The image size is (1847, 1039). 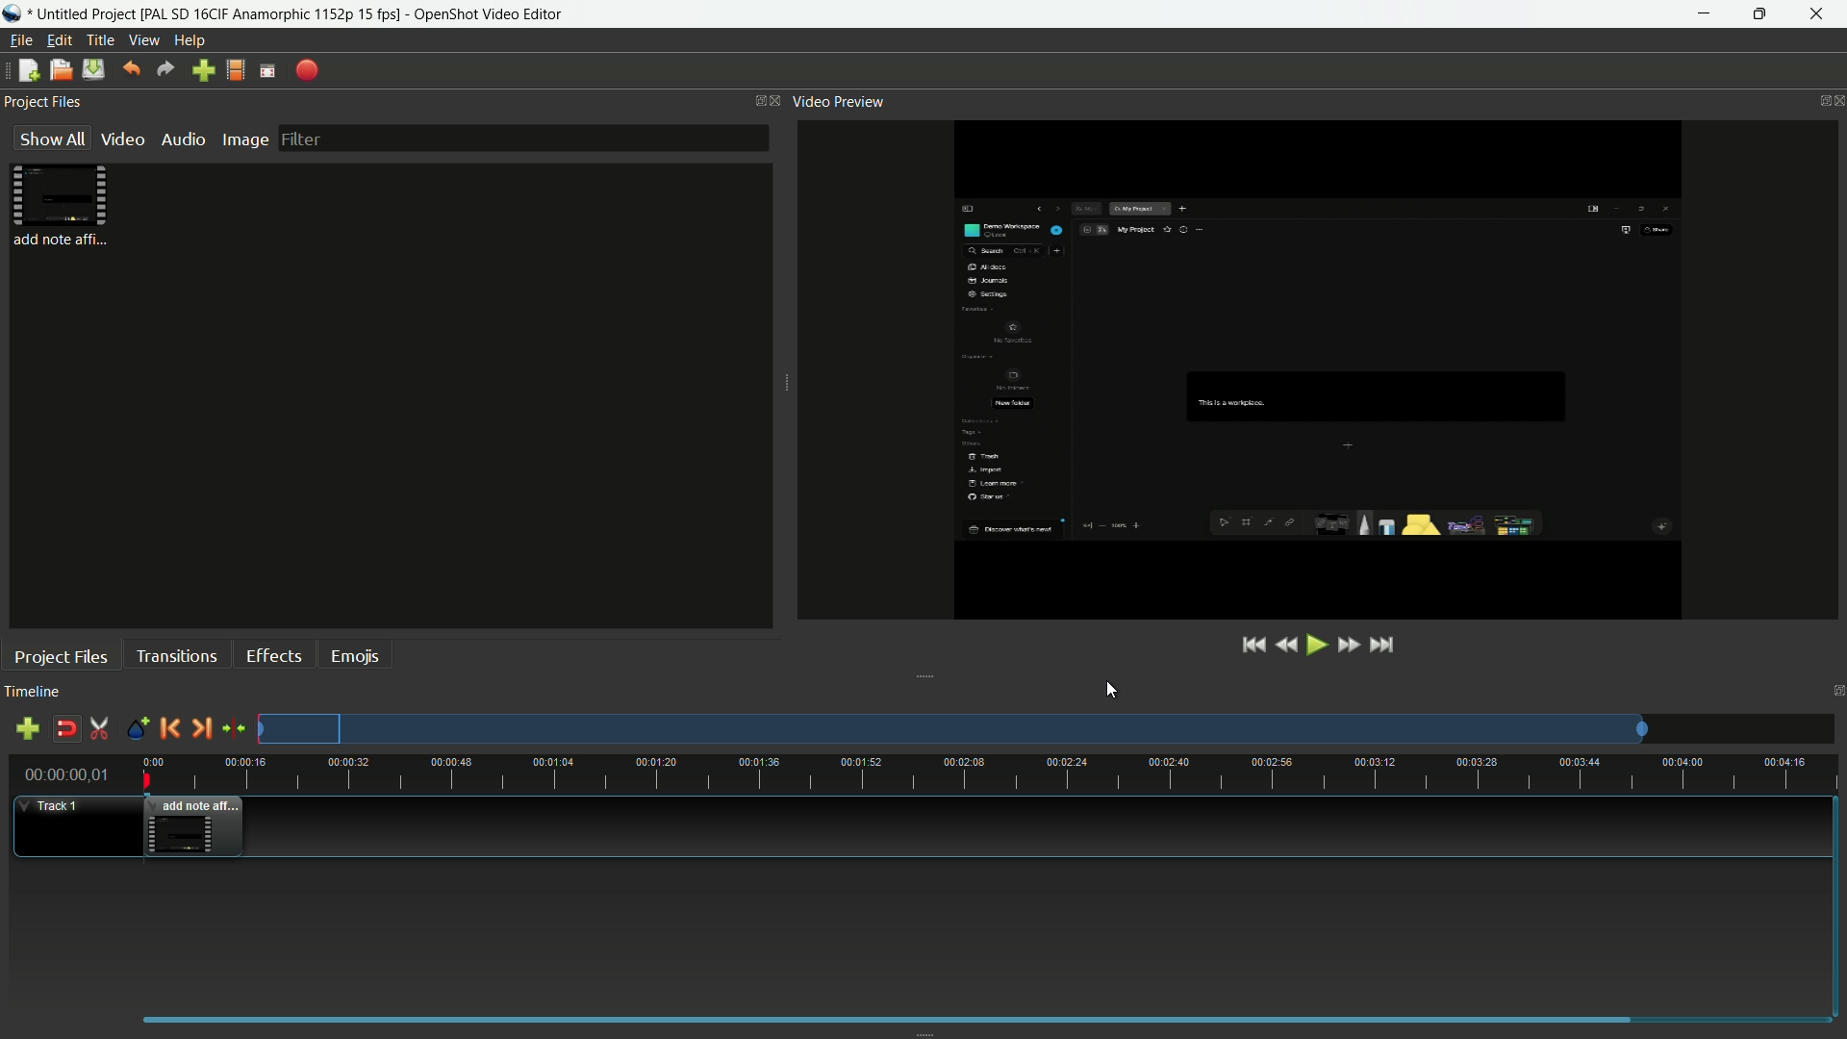 What do you see at coordinates (202, 728) in the screenshot?
I see `next marker` at bounding box center [202, 728].